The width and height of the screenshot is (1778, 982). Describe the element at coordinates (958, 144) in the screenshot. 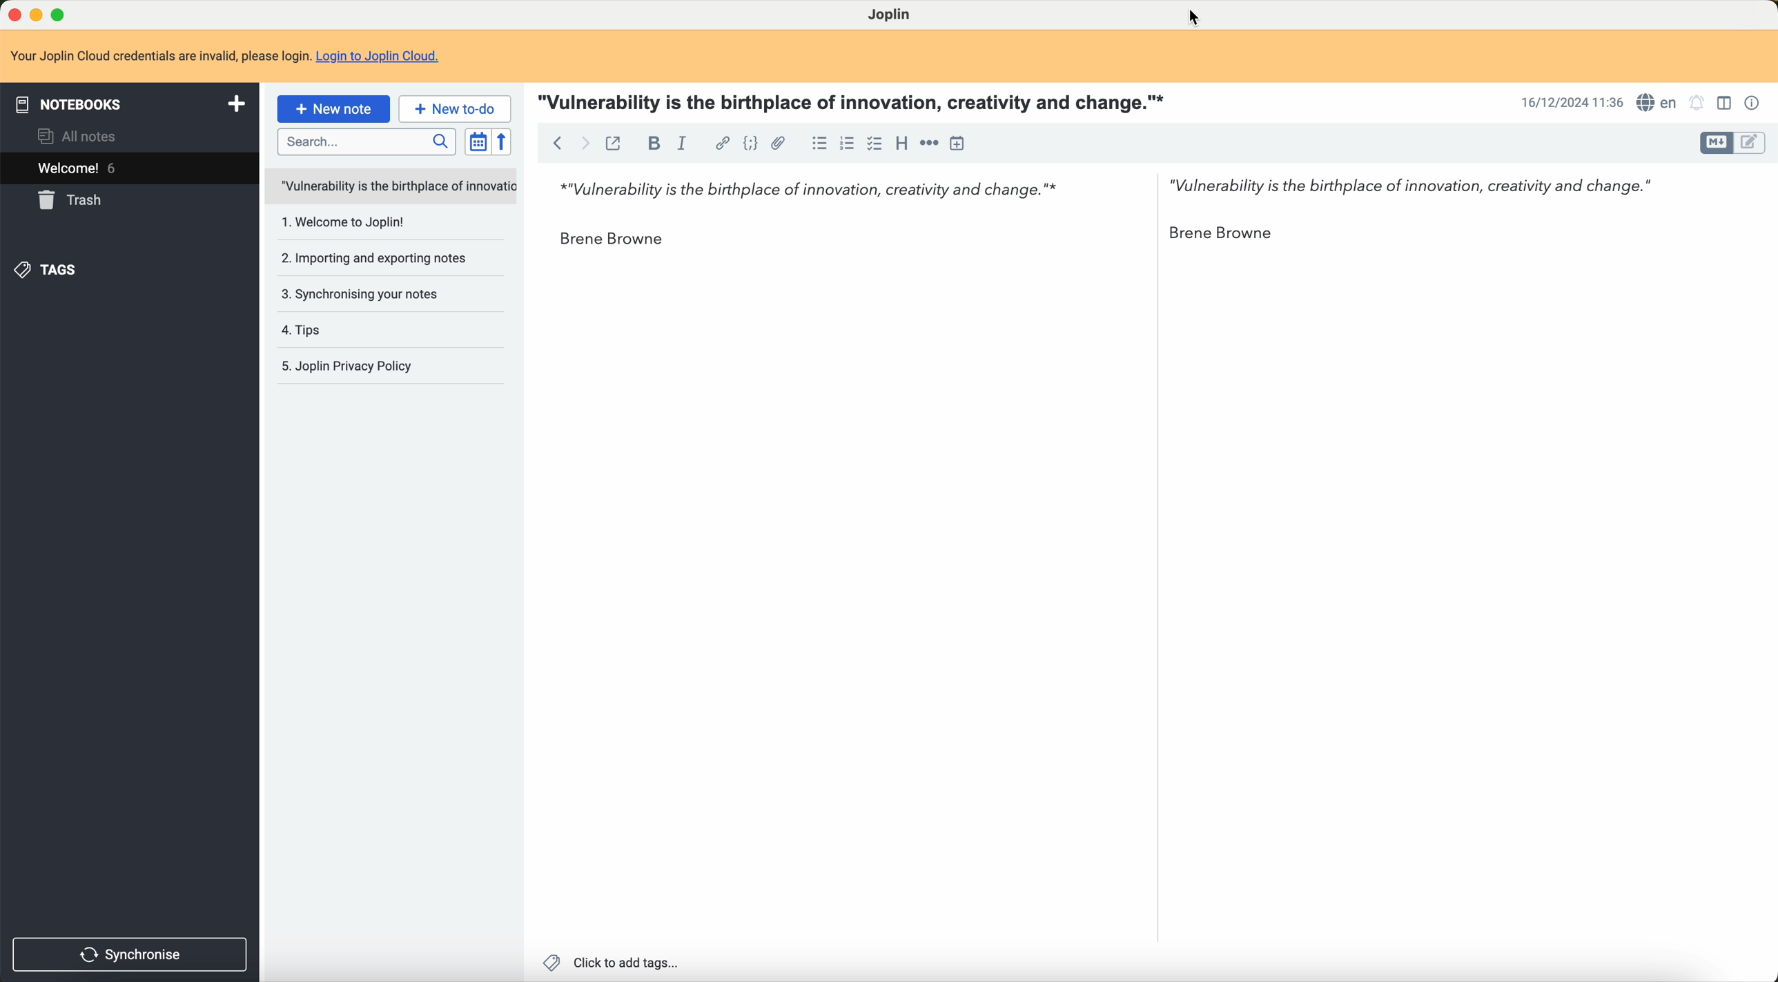

I see `insert time` at that location.